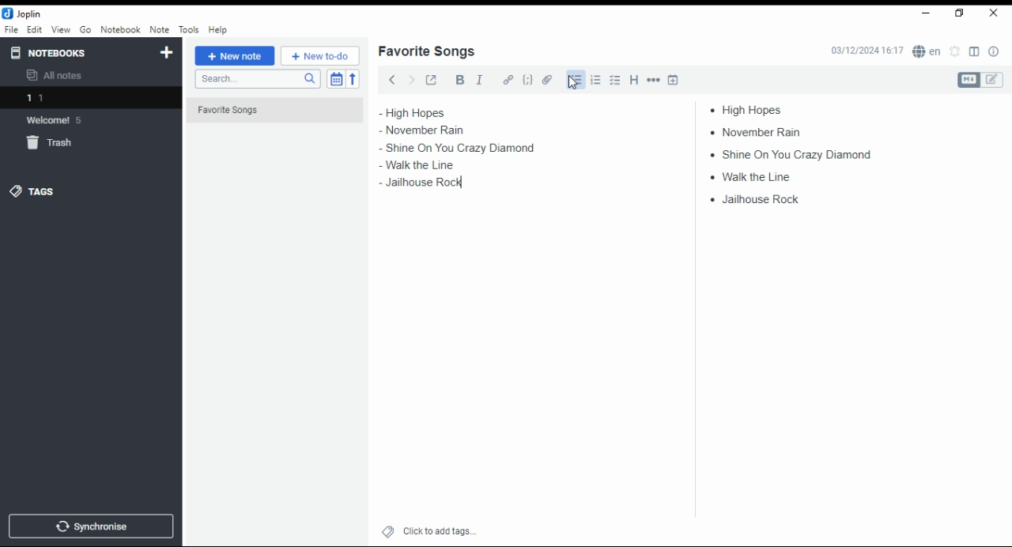 The width and height of the screenshot is (1012, 547). Describe the element at coordinates (353, 79) in the screenshot. I see `reverse sort order` at that location.